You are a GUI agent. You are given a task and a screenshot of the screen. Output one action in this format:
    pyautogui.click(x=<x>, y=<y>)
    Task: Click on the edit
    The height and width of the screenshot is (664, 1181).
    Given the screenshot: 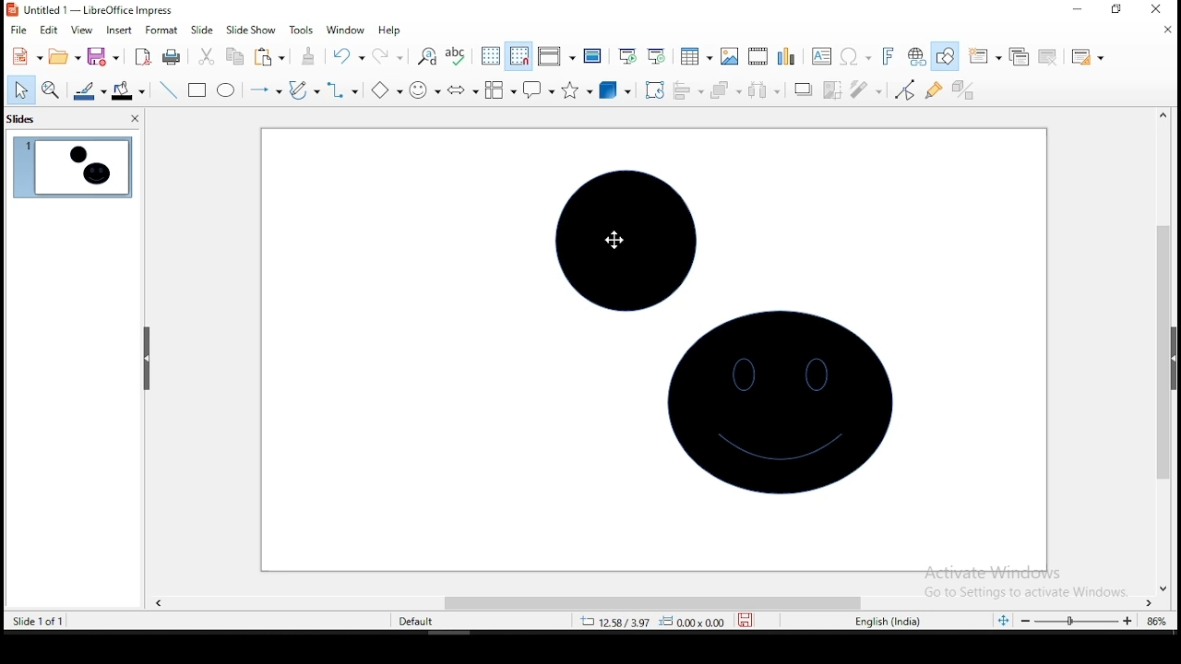 What is the action you would take?
    pyautogui.click(x=51, y=30)
    